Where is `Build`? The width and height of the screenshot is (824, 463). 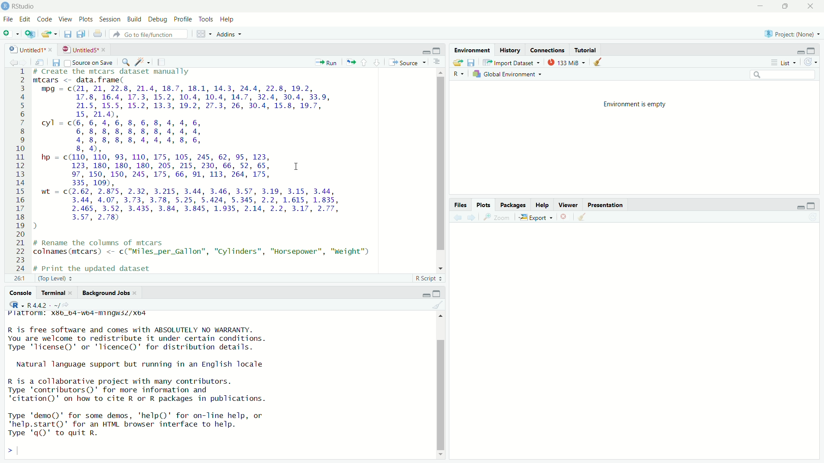 Build is located at coordinates (134, 18).